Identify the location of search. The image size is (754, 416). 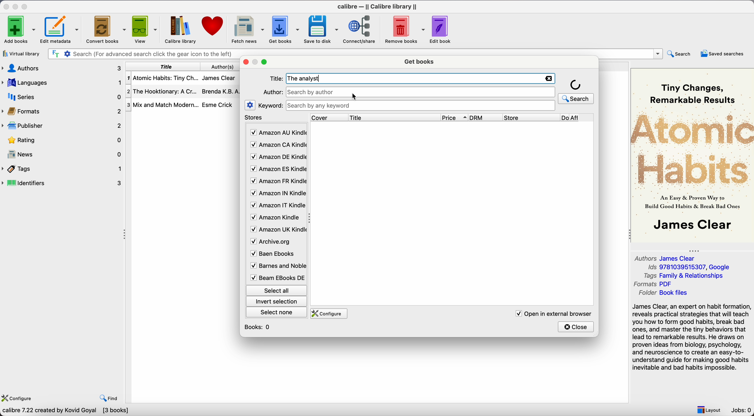
(679, 54).